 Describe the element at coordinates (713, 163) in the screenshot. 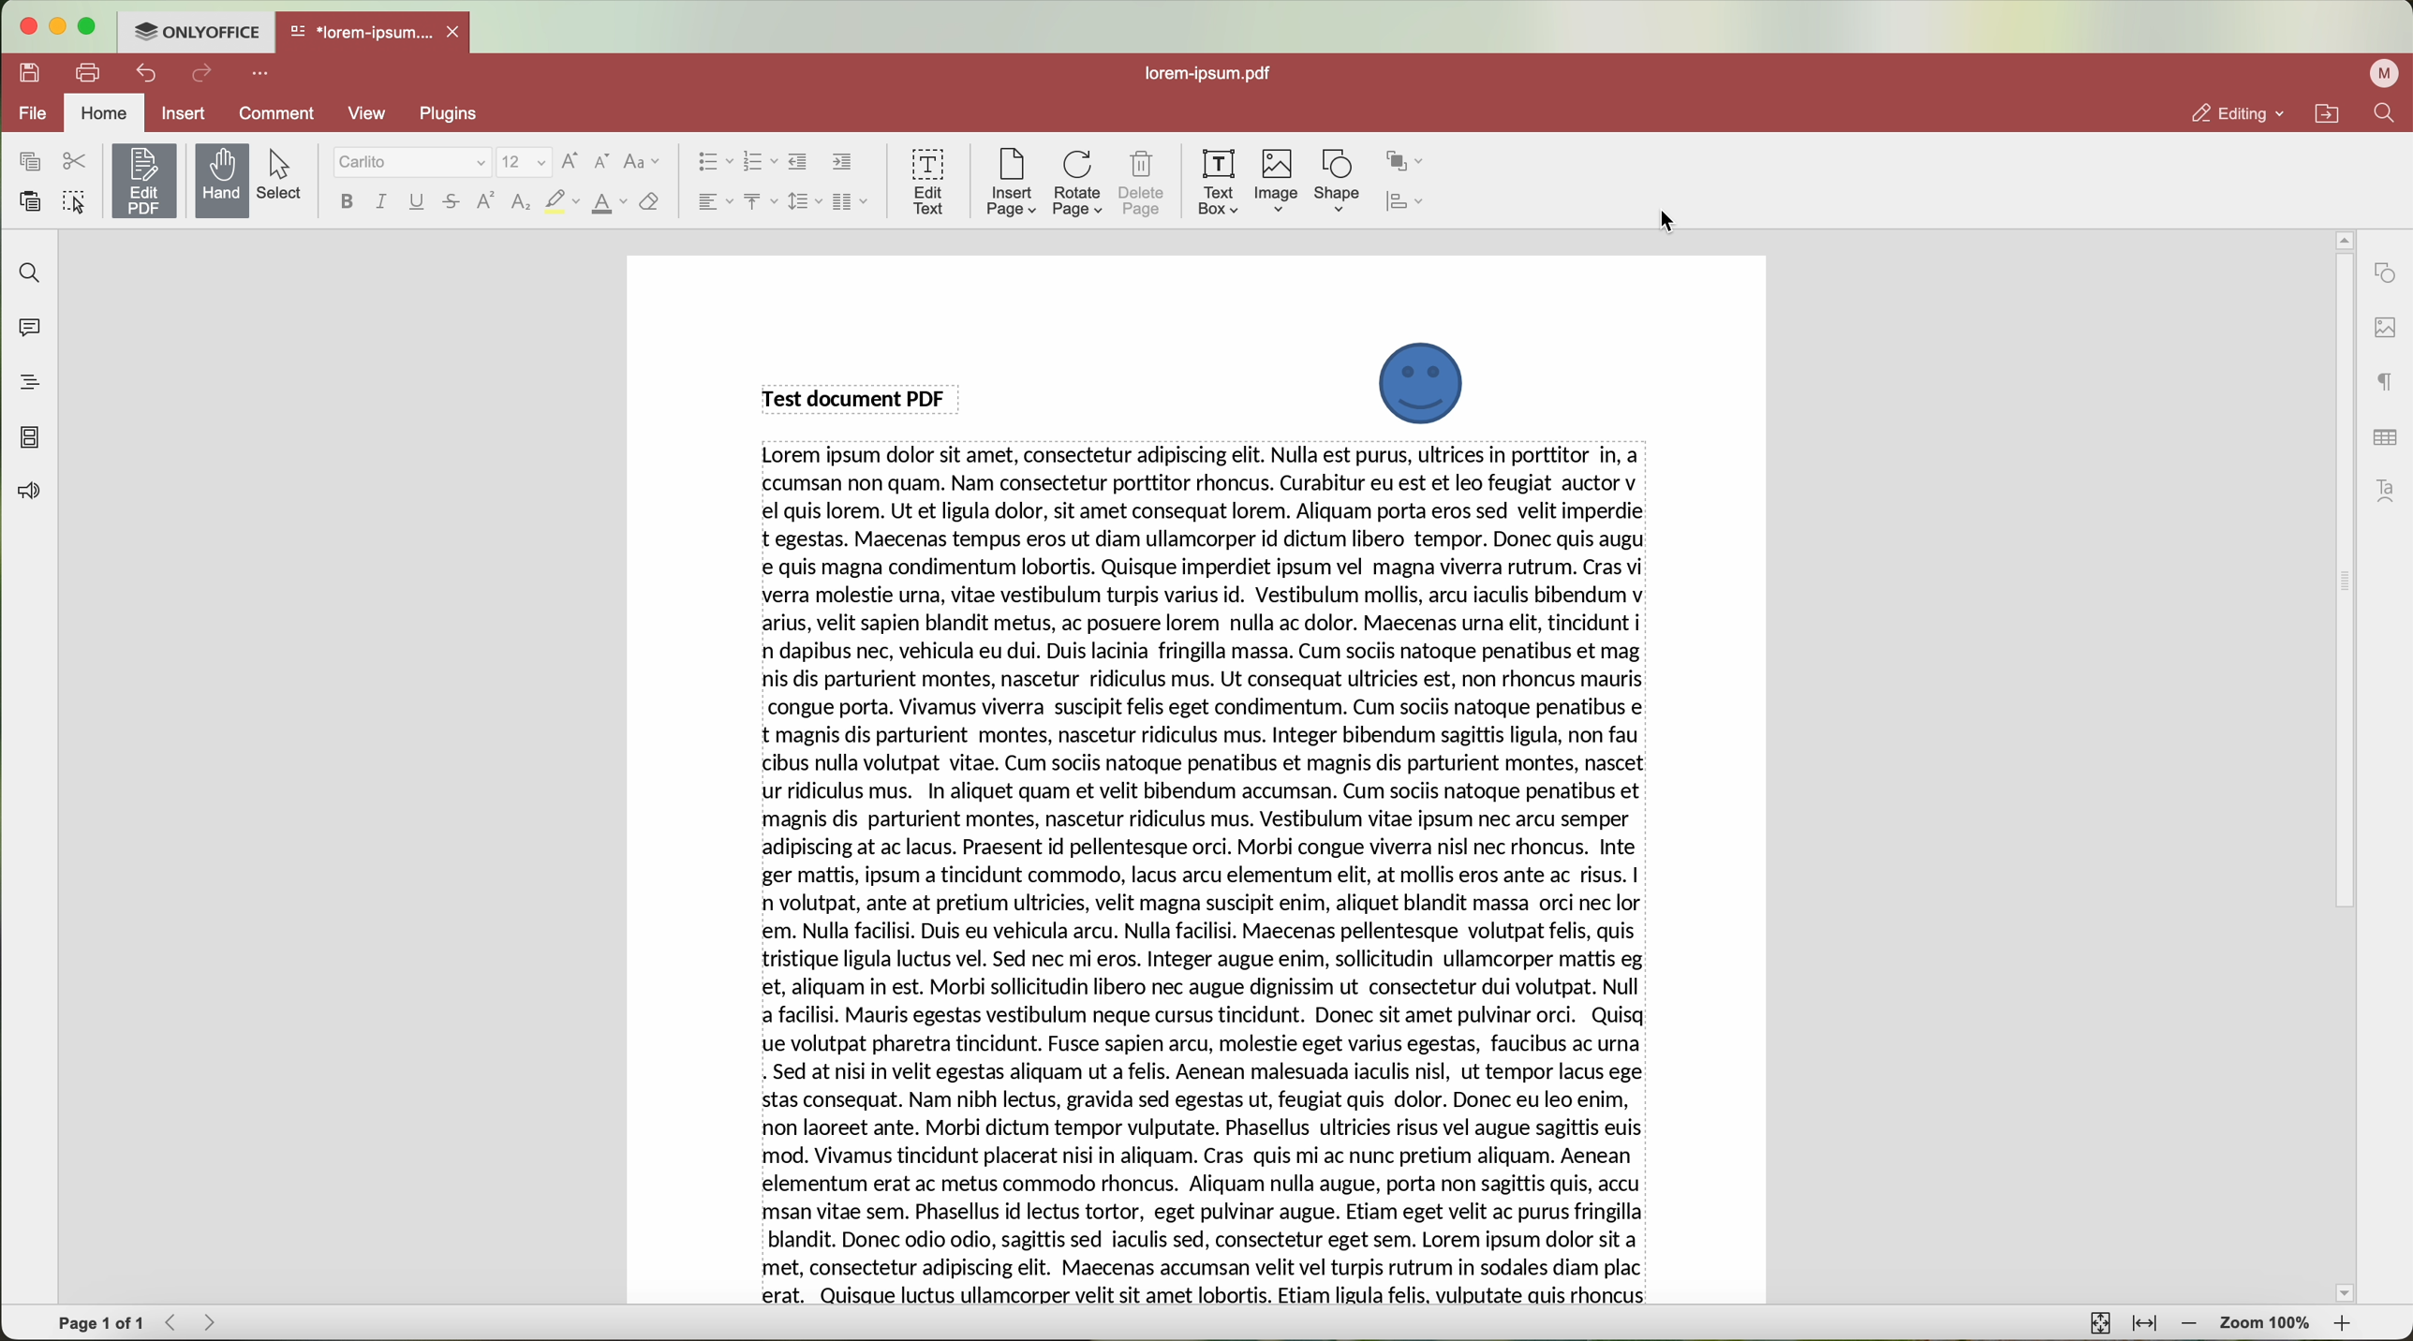

I see `bullets` at that location.